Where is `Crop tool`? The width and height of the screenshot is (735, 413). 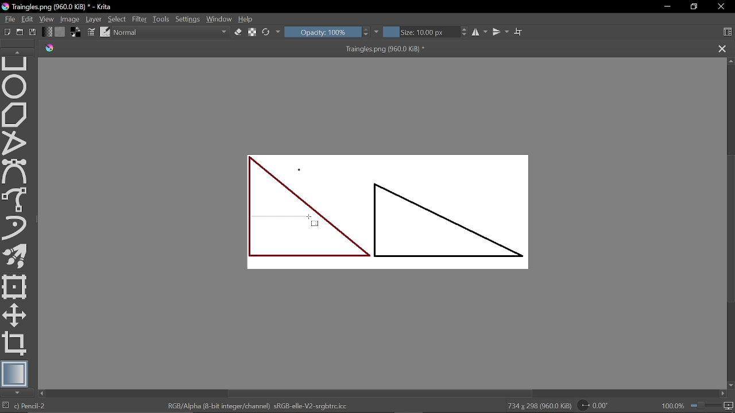 Crop tool is located at coordinates (16, 344).